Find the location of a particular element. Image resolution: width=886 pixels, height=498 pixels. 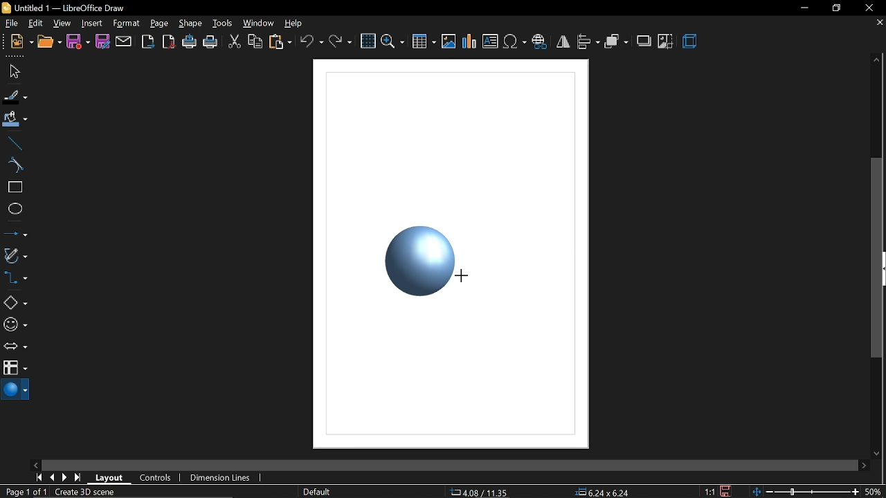

arrange is located at coordinates (617, 41).